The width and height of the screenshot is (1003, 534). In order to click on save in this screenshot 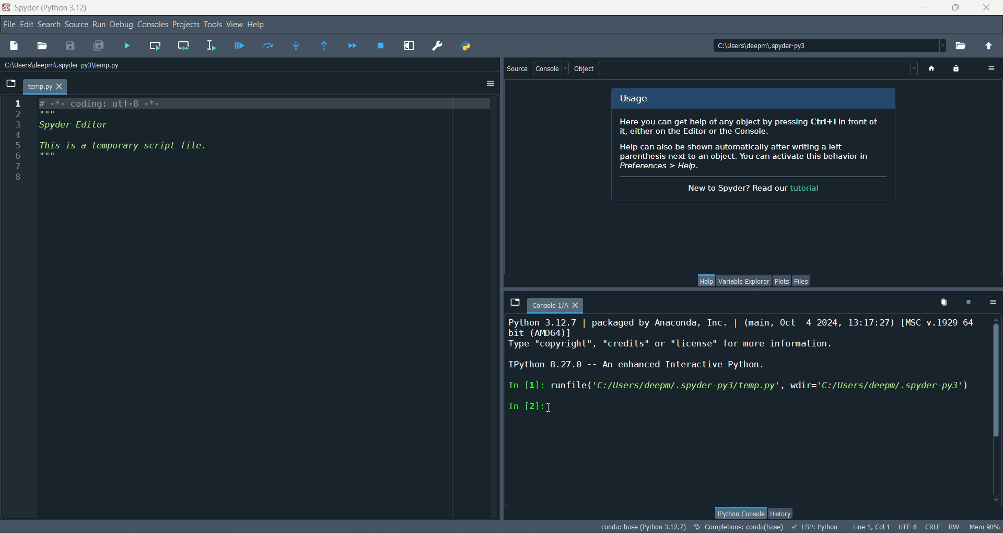, I will do `click(71, 46)`.